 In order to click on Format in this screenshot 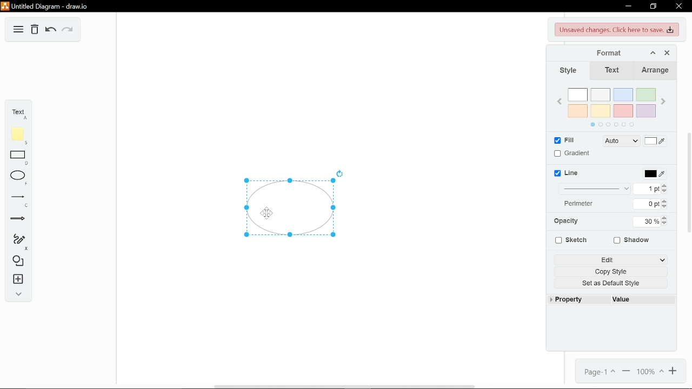, I will do `click(595, 51)`.